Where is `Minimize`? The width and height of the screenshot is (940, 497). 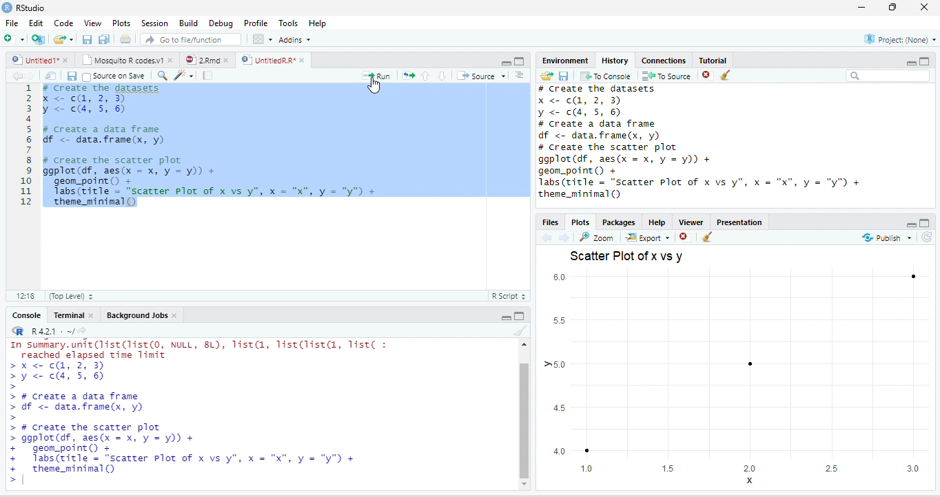
Minimize is located at coordinates (911, 63).